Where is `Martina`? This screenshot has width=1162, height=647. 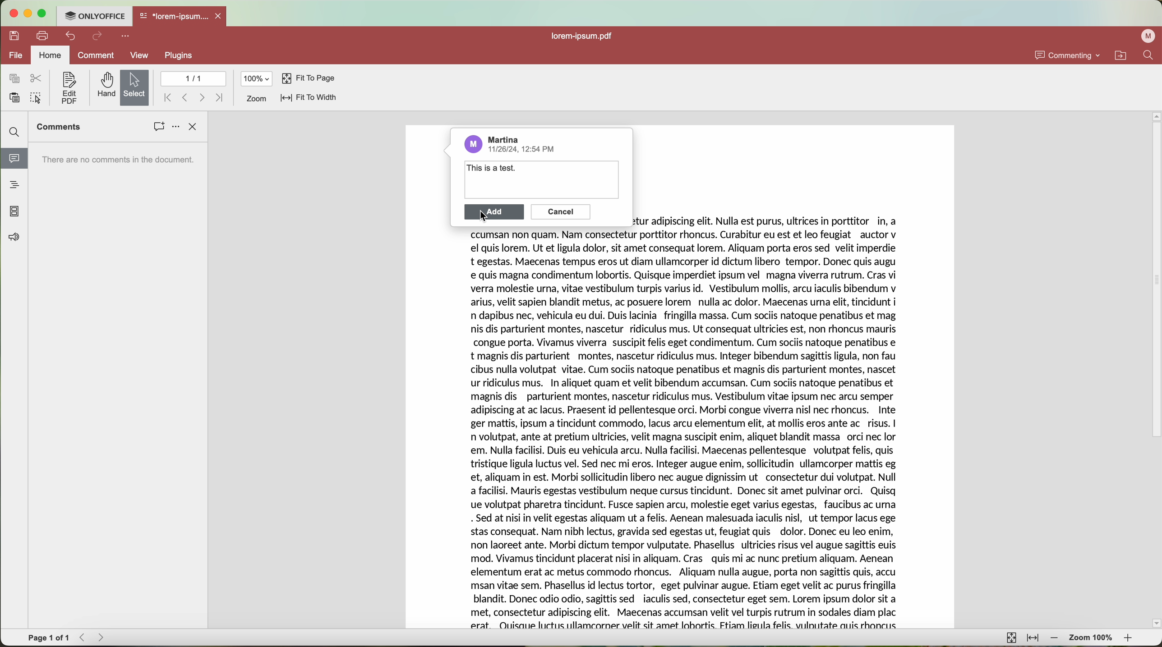 Martina is located at coordinates (504, 138).